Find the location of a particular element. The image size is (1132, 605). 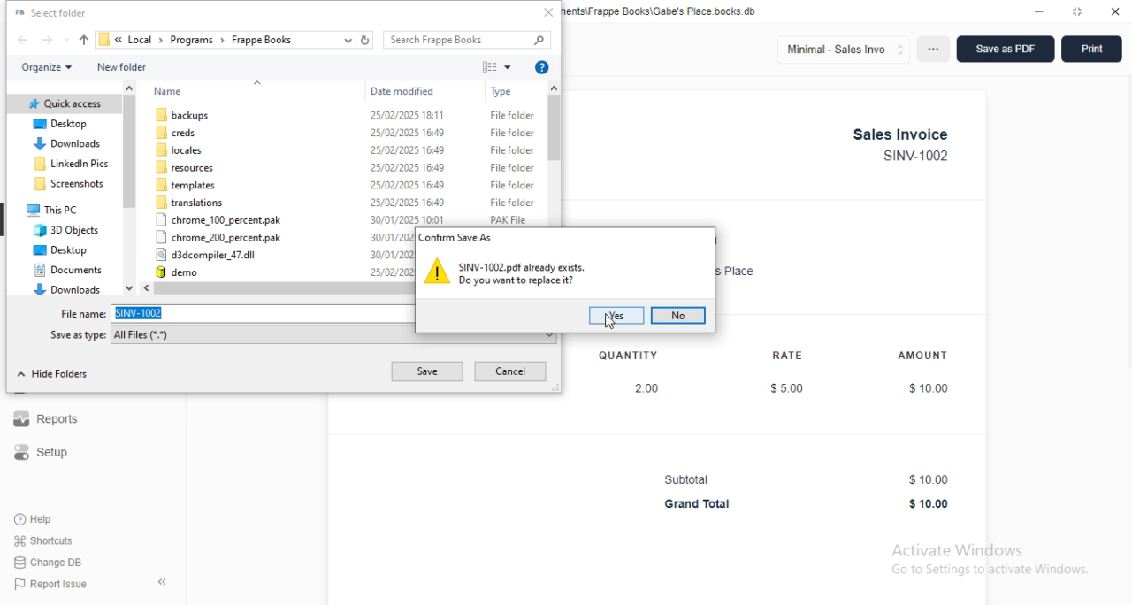

confirm save as is located at coordinates (457, 237).